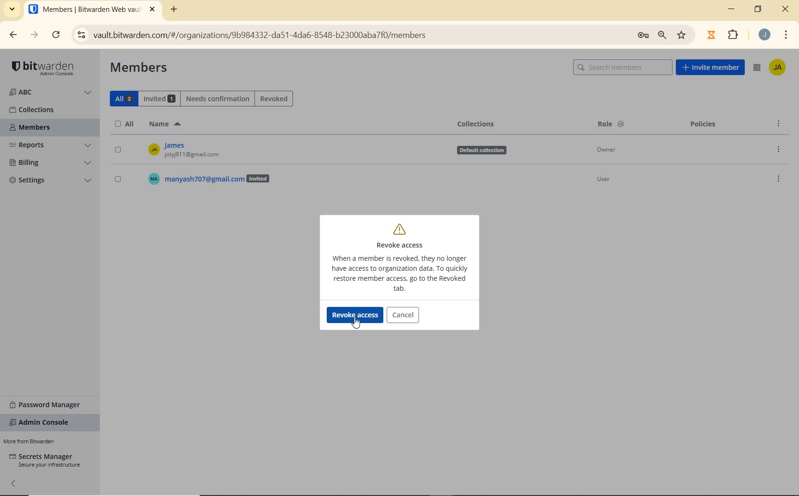  Describe the element at coordinates (732, 11) in the screenshot. I see `MINIMIZE` at that location.